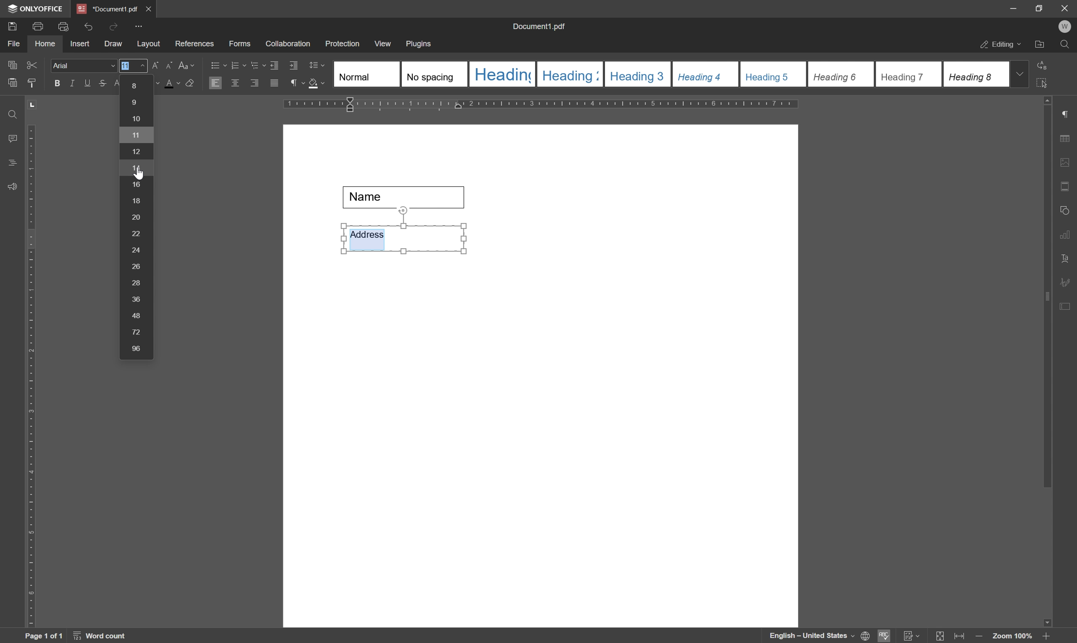 Image resolution: width=1077 pixels, height=643 pixels. What do you see at coordinates (238, 64) in the screenshot?
I see `numbering` at bounding box center [238, 64].